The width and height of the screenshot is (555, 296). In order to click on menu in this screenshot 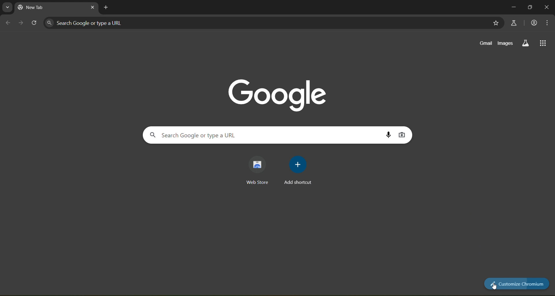, I will do `click(548, 23)`.